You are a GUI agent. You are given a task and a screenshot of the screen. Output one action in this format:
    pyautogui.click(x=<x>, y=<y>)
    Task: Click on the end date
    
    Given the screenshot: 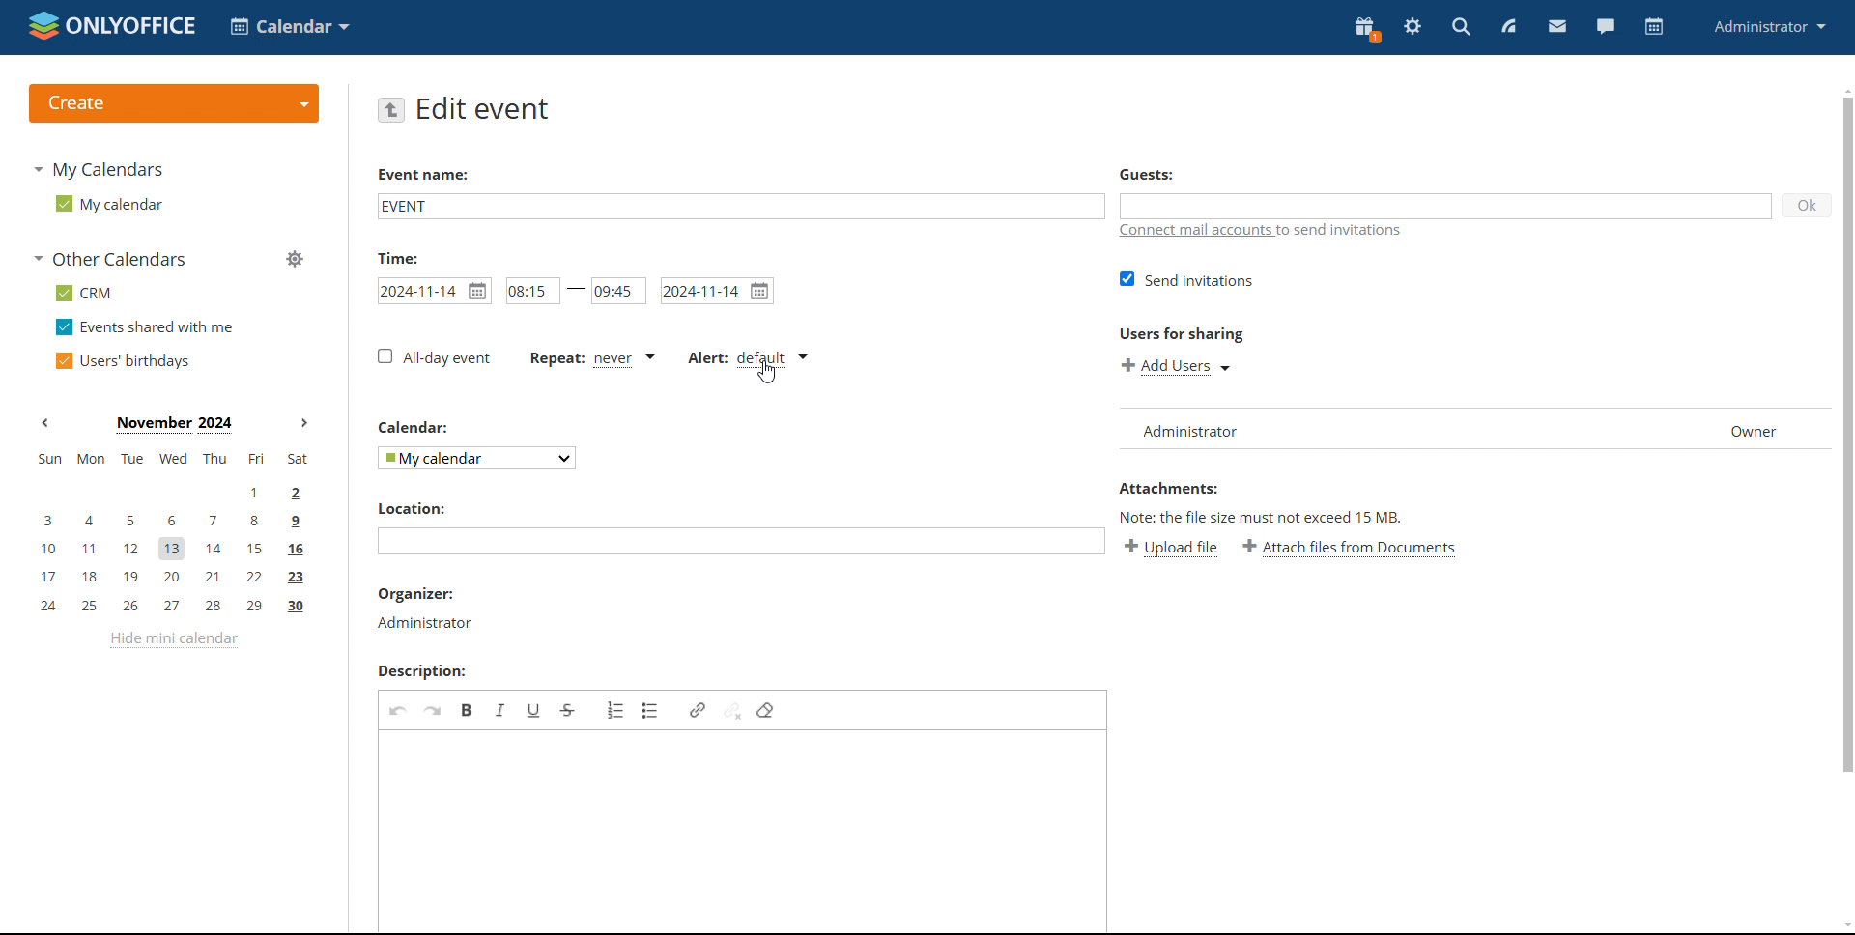 What is the action you would take?
    pyautogui.click(x=717, y=291)
    